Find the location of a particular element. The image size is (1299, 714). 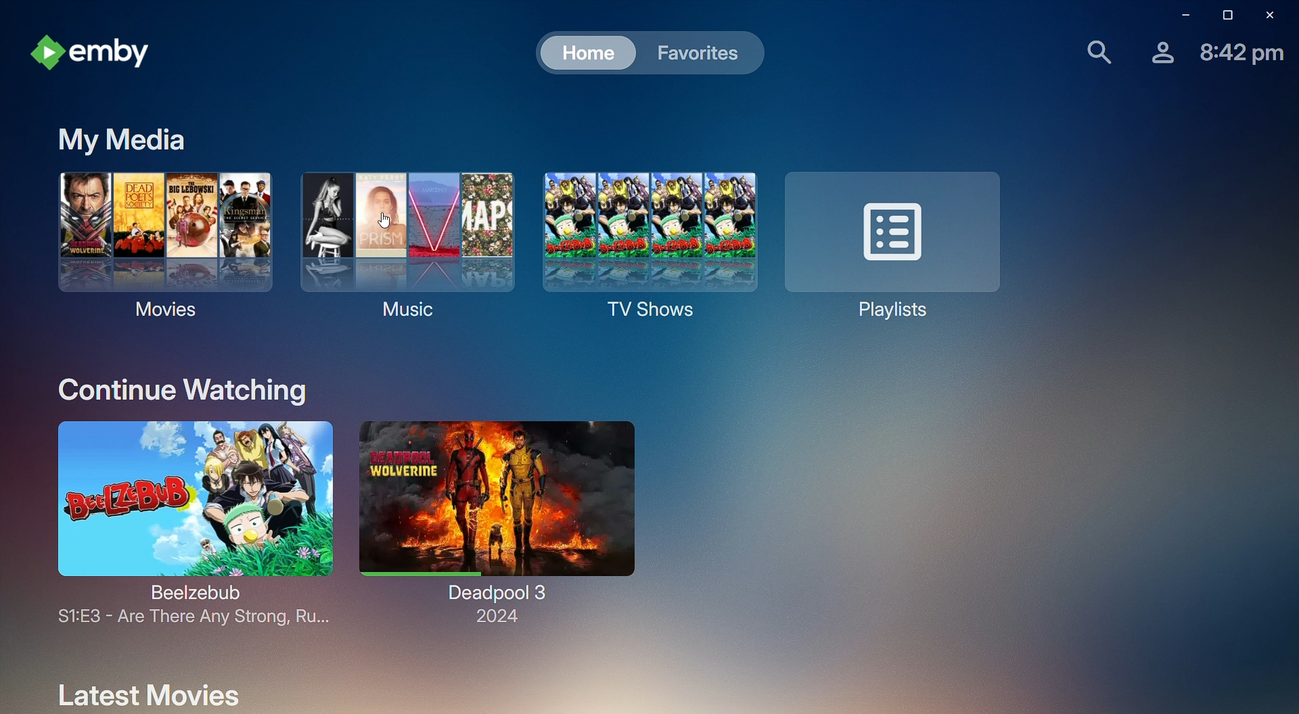

My Media is located at coordinates (120, 137).